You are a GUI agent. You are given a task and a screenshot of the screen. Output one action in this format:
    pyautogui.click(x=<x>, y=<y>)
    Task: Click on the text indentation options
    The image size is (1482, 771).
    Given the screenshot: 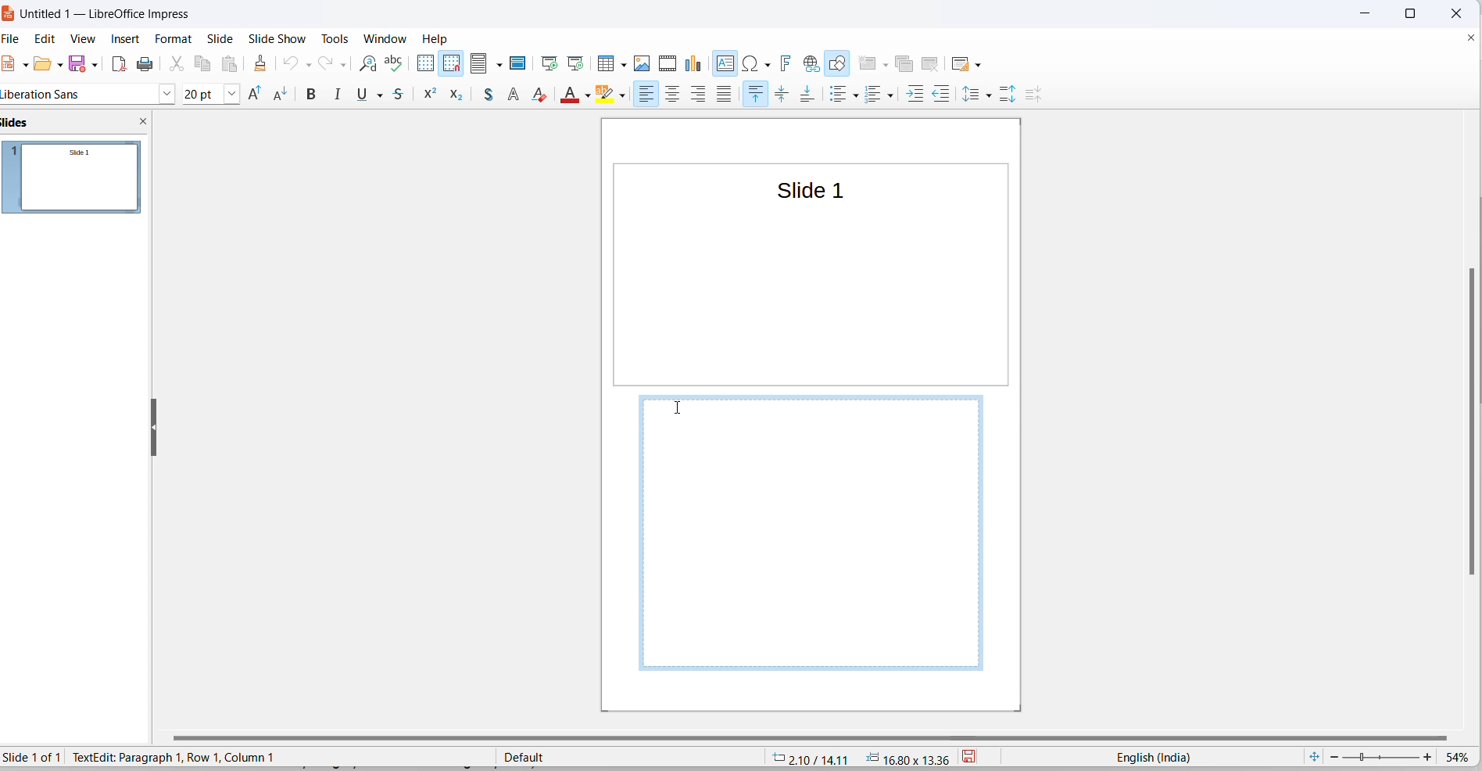 What is the action you would take?
    pyautogui.click(x=974, y=96)
    